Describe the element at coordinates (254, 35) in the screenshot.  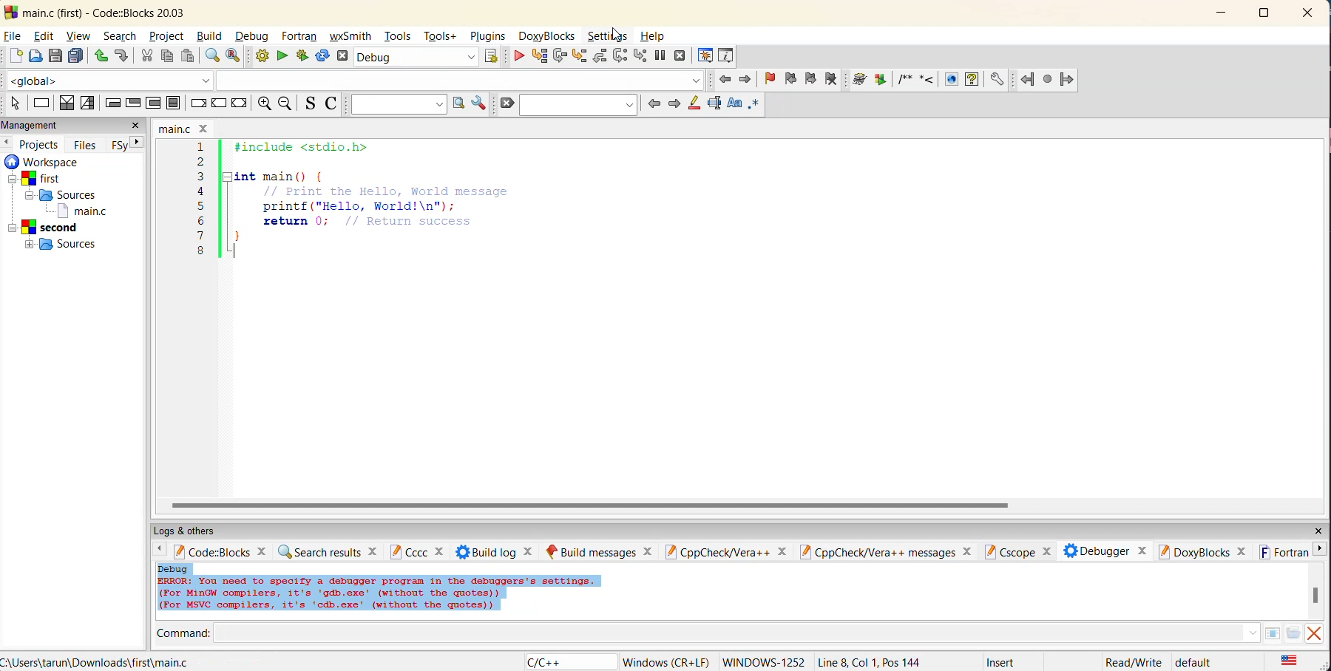
I see `debug` at that location.